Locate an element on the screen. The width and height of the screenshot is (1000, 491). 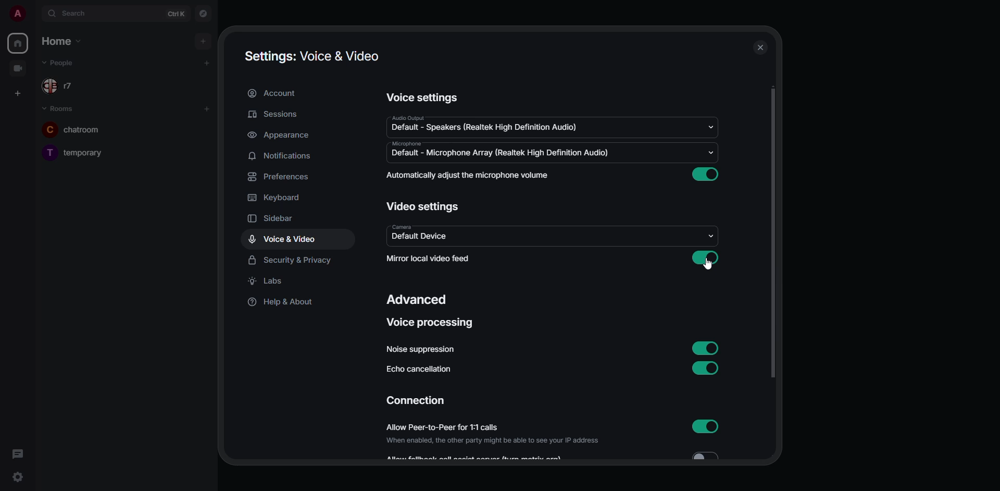
add is located at coordinates (203, 41).